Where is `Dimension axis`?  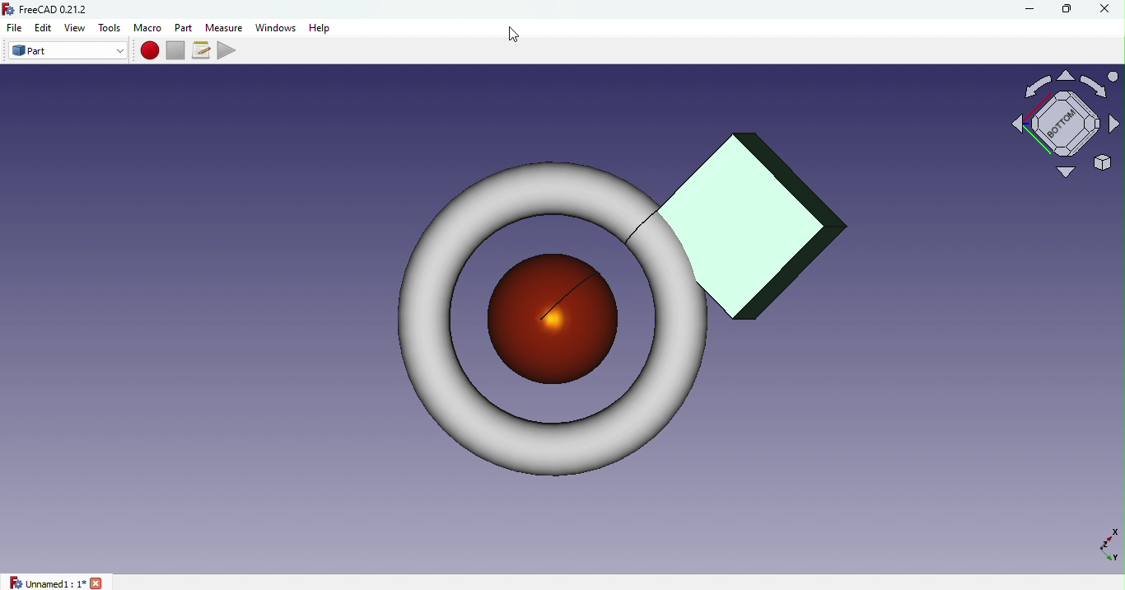 Dimension axis is located at coordinates (1098, 544).